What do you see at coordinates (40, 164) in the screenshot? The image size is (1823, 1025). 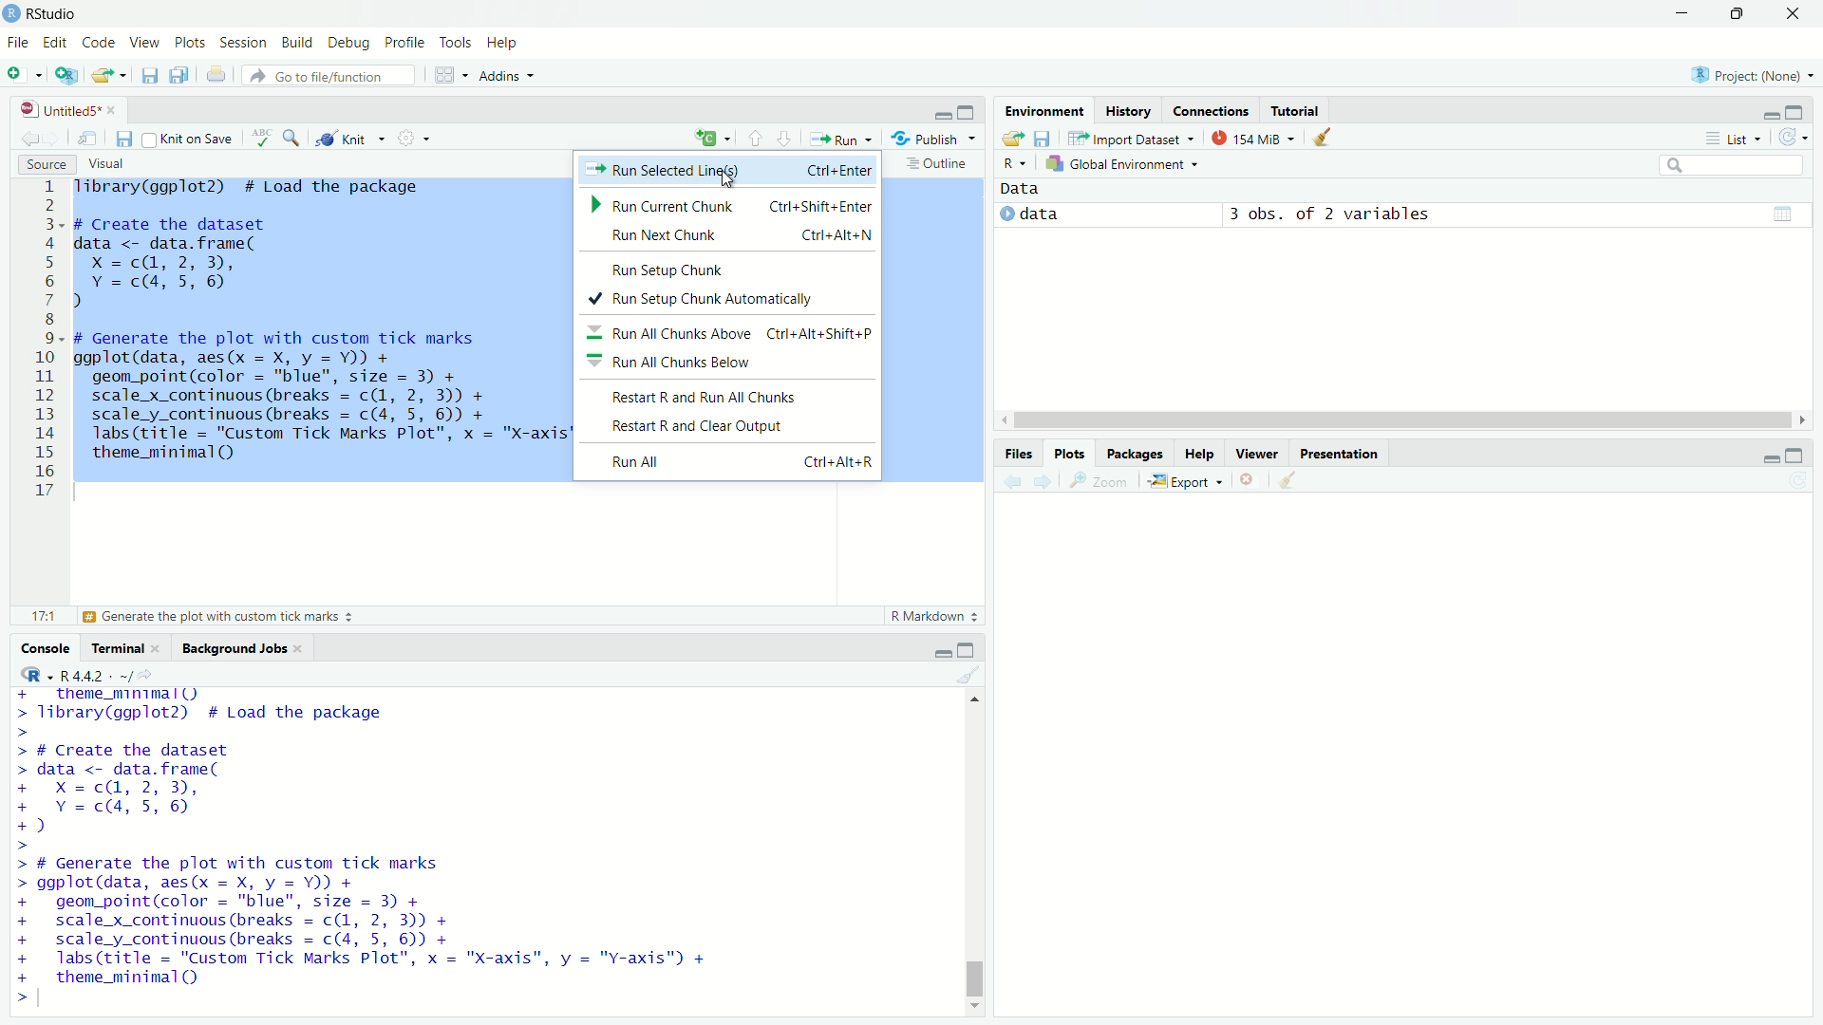 I see `source` at bounding box center [40, 164].